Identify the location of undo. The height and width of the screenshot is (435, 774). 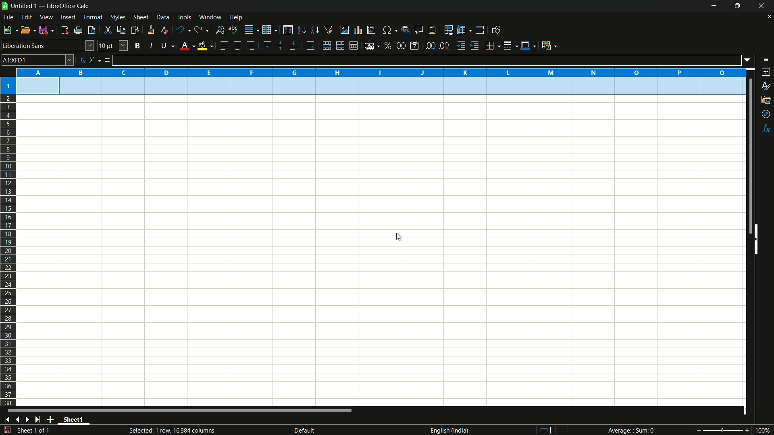
(181, 29).